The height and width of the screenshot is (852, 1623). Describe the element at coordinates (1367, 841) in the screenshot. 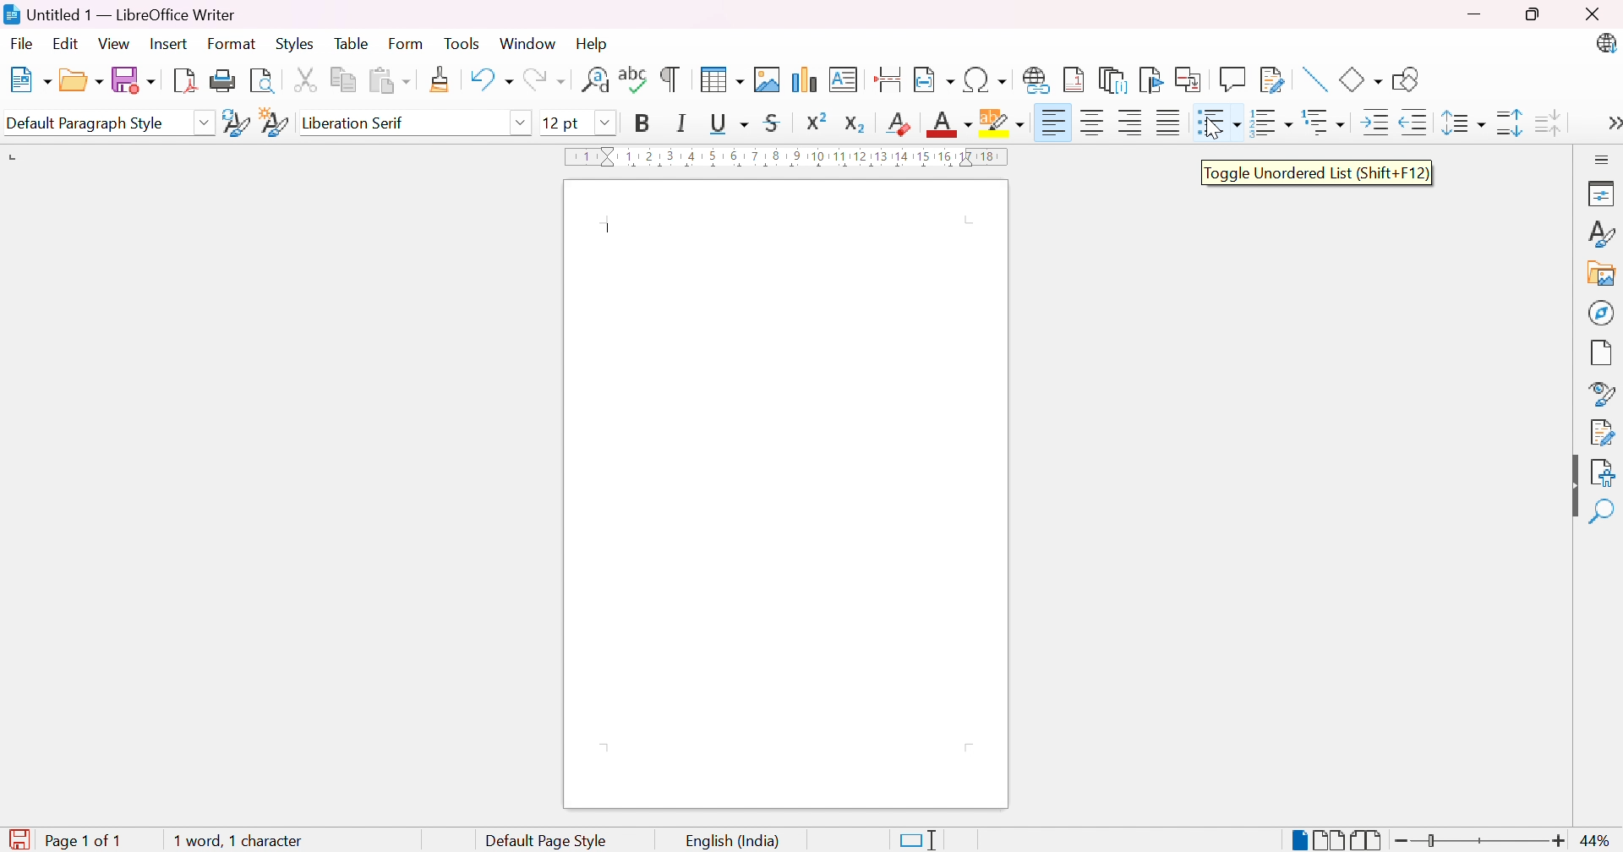

I see `Book view` at that location.